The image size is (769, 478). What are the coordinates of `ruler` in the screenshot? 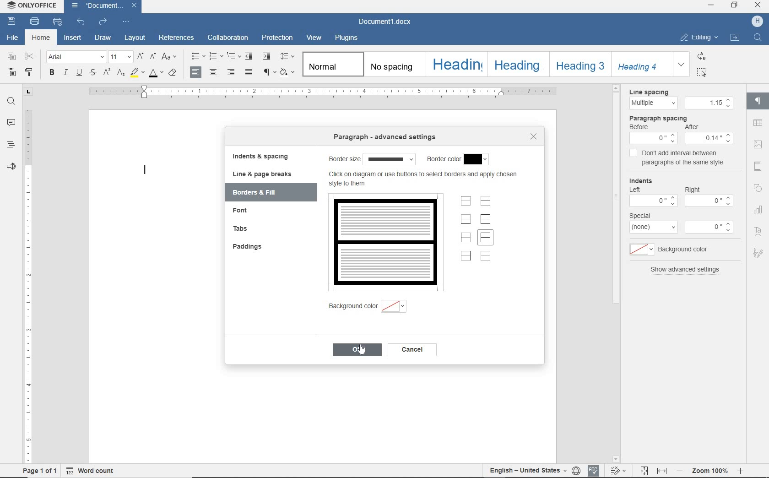 It's located at (319, 93).